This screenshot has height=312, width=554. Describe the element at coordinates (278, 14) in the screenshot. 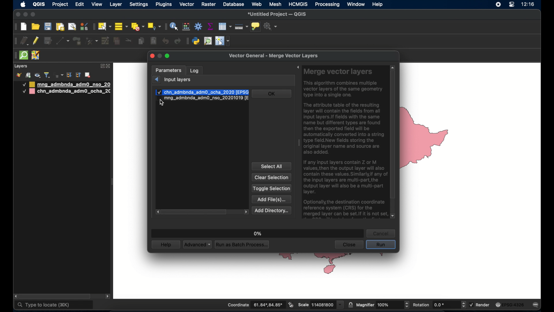

I see `untitled project - QGIS` at that location.